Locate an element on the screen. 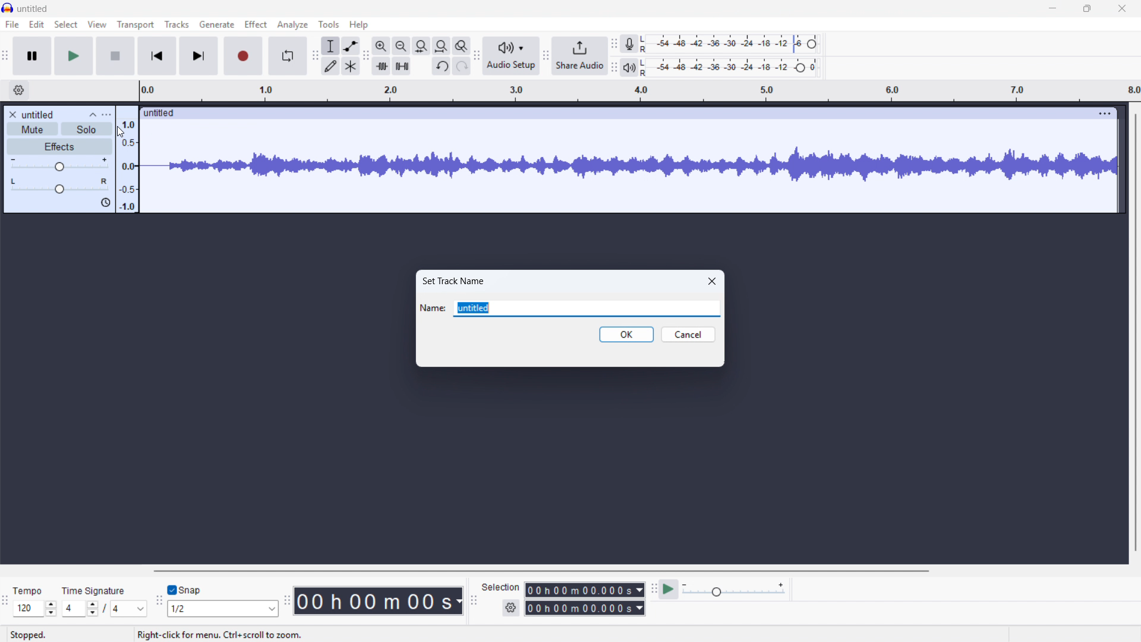 The height and width of the screenshot is (642, 1141). Selection toolbar  is located at coordinates (472, 600).